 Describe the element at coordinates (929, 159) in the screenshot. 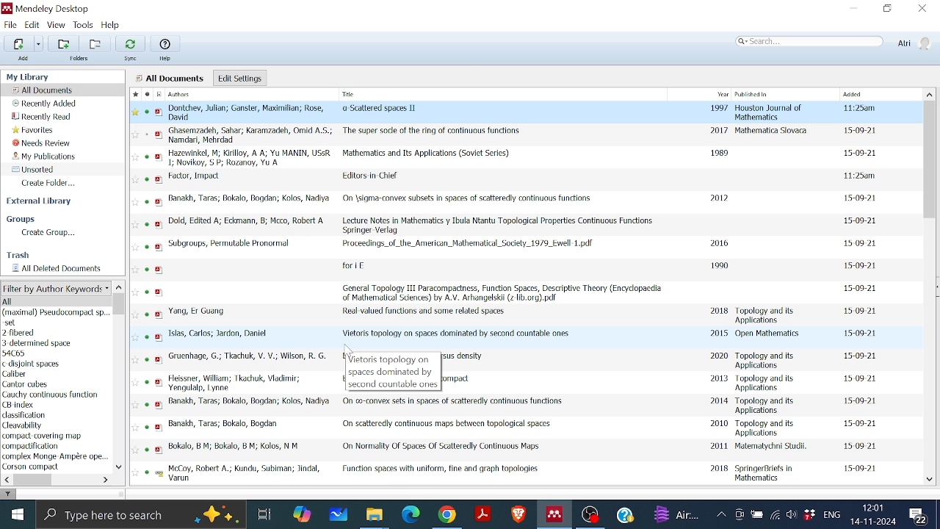

I see `Vertical scrollbar` at that location.